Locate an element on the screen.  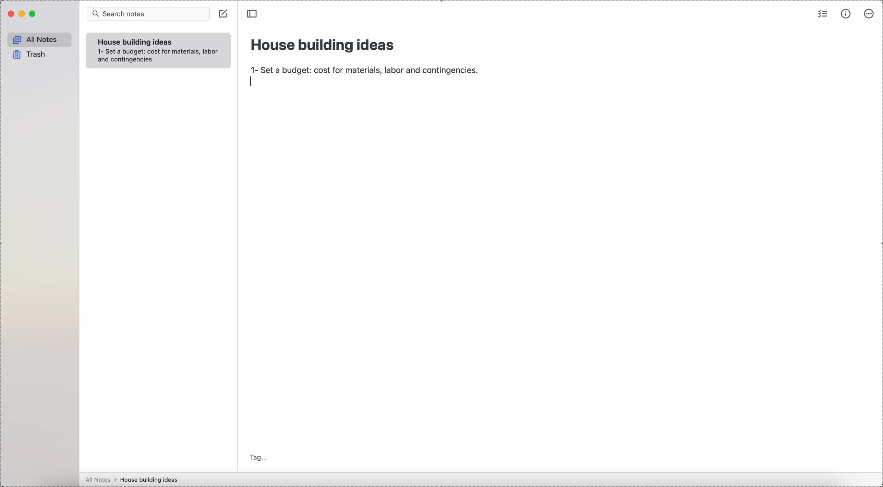
toggle sidebar is located at coordinates (253, 14).